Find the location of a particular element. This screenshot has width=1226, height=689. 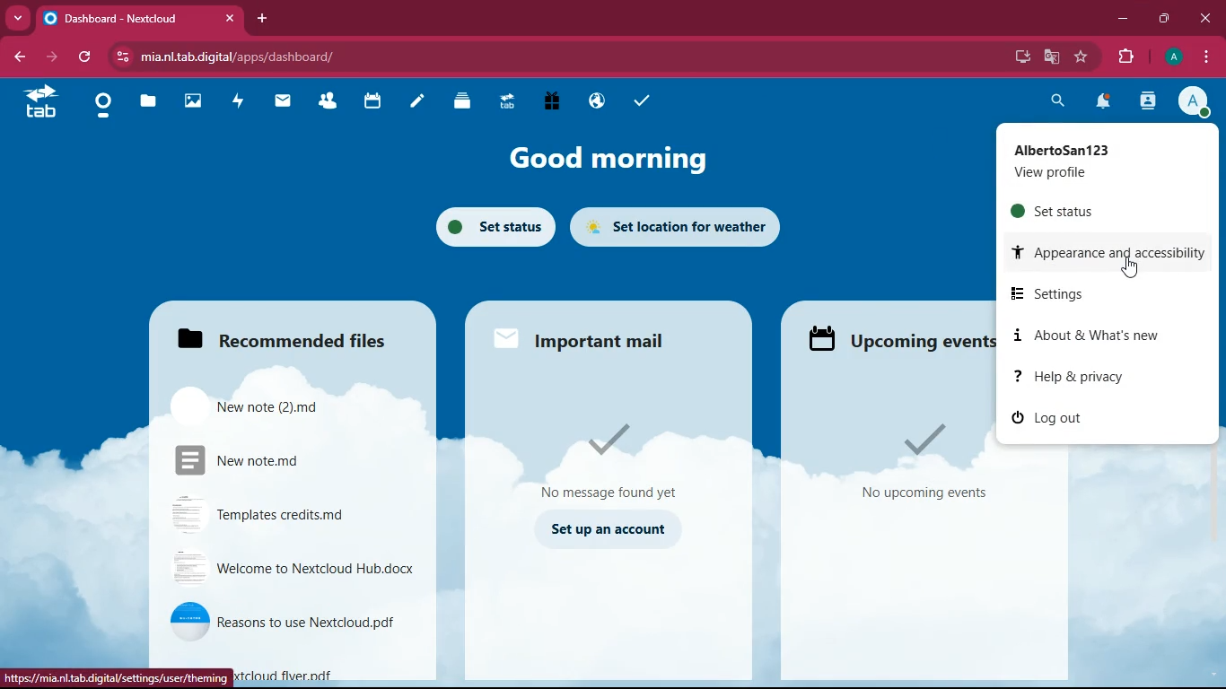

url is located at coordinates (119, 676).